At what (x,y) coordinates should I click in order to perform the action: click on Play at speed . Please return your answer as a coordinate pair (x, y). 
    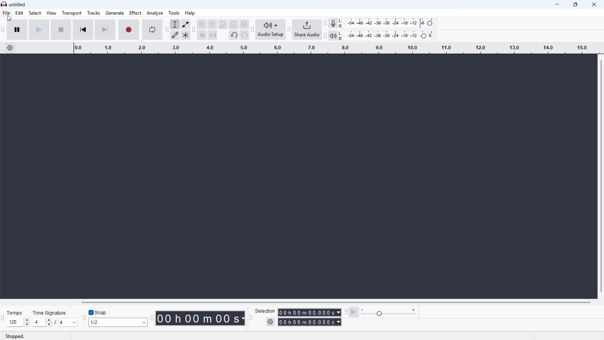
    Looking at the image, I should click on (354, 312).